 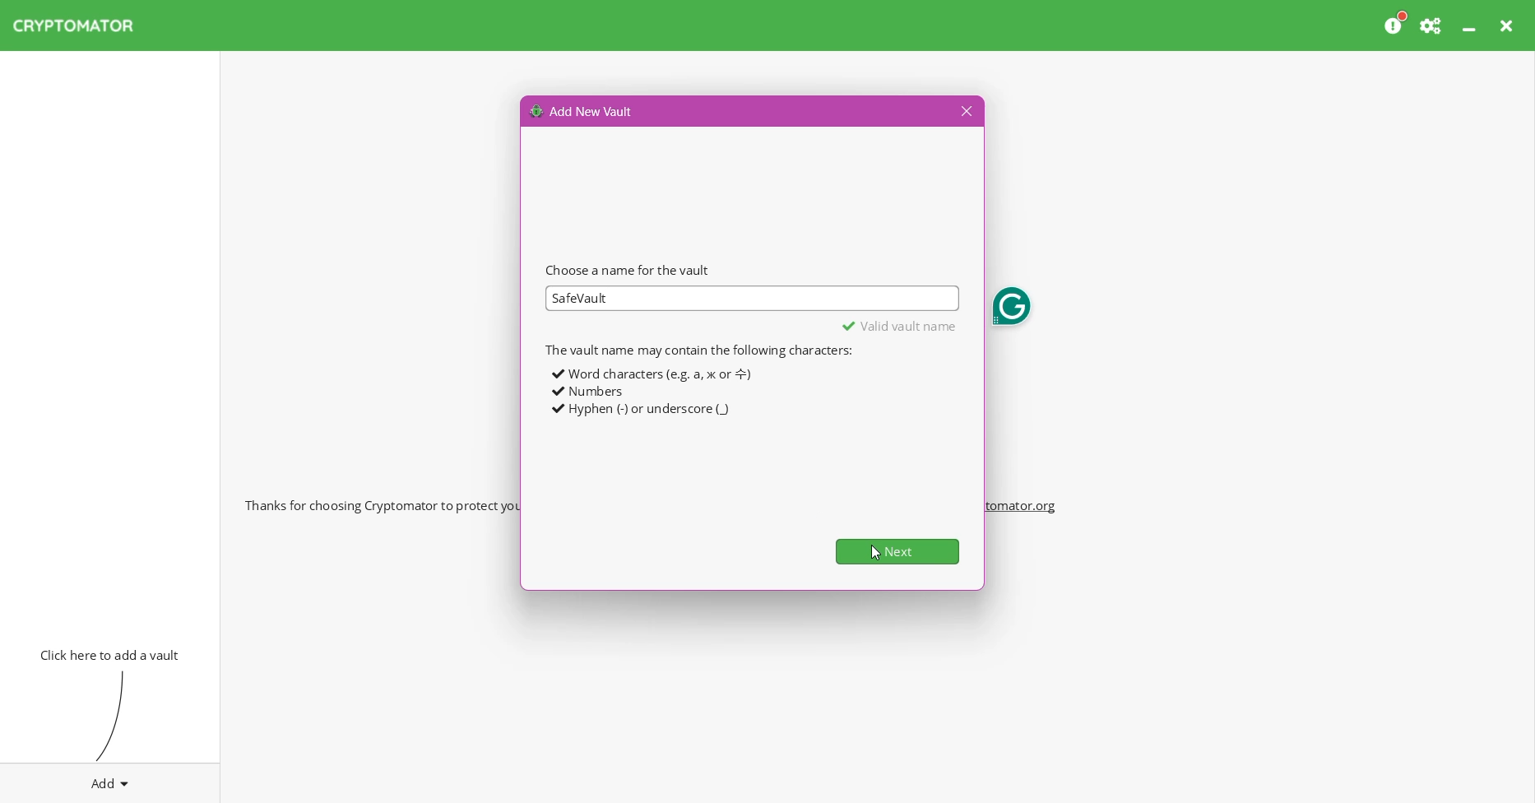 I want to click on Minimize, so click(x=1471, y=26).